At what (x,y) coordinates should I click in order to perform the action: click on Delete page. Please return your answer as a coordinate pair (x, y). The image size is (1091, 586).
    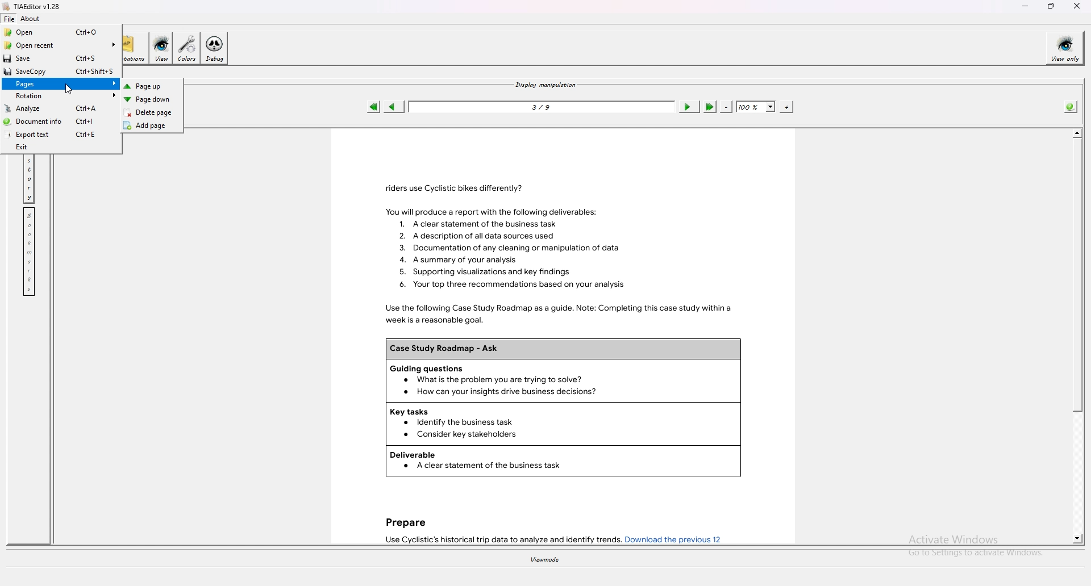
    Looking at the image, I should click on (149, 112).